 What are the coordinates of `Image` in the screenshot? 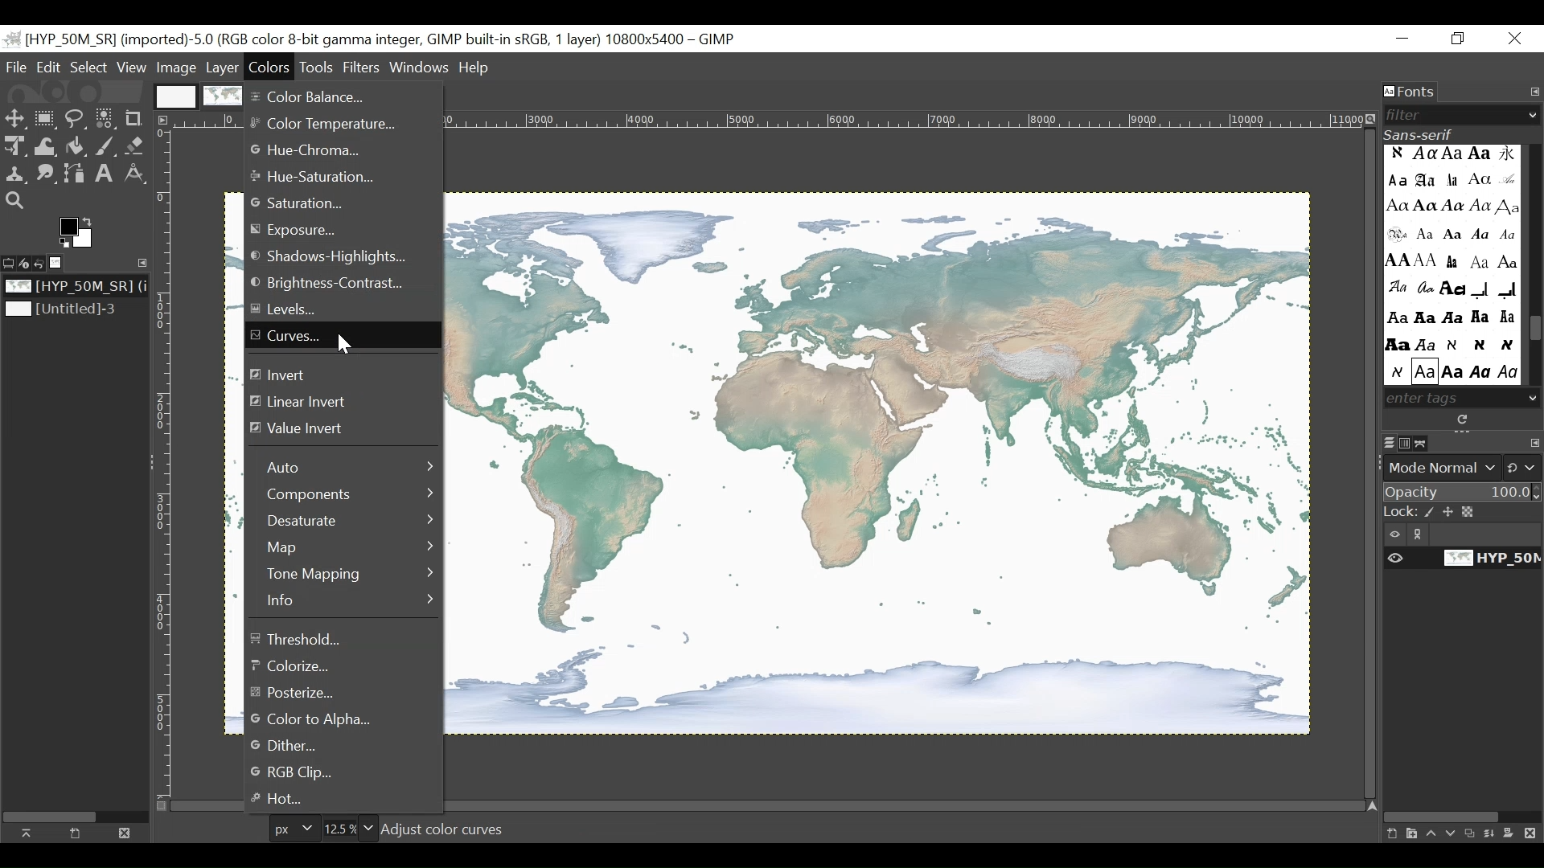 It's located at (61, 263).